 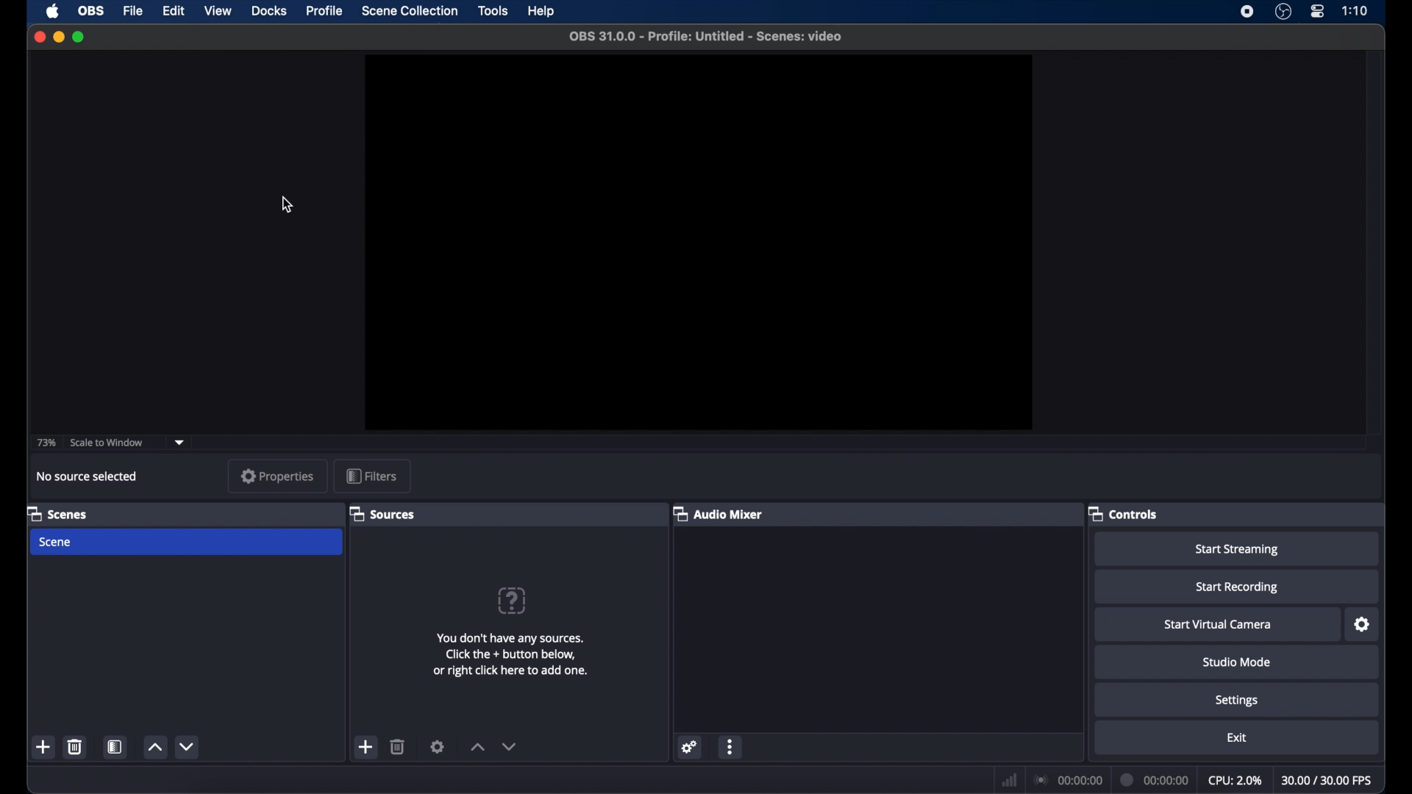 What do you see at coordinates (268, 10) in the screenshot?
I see `docks` at bounding box center [268, 10].